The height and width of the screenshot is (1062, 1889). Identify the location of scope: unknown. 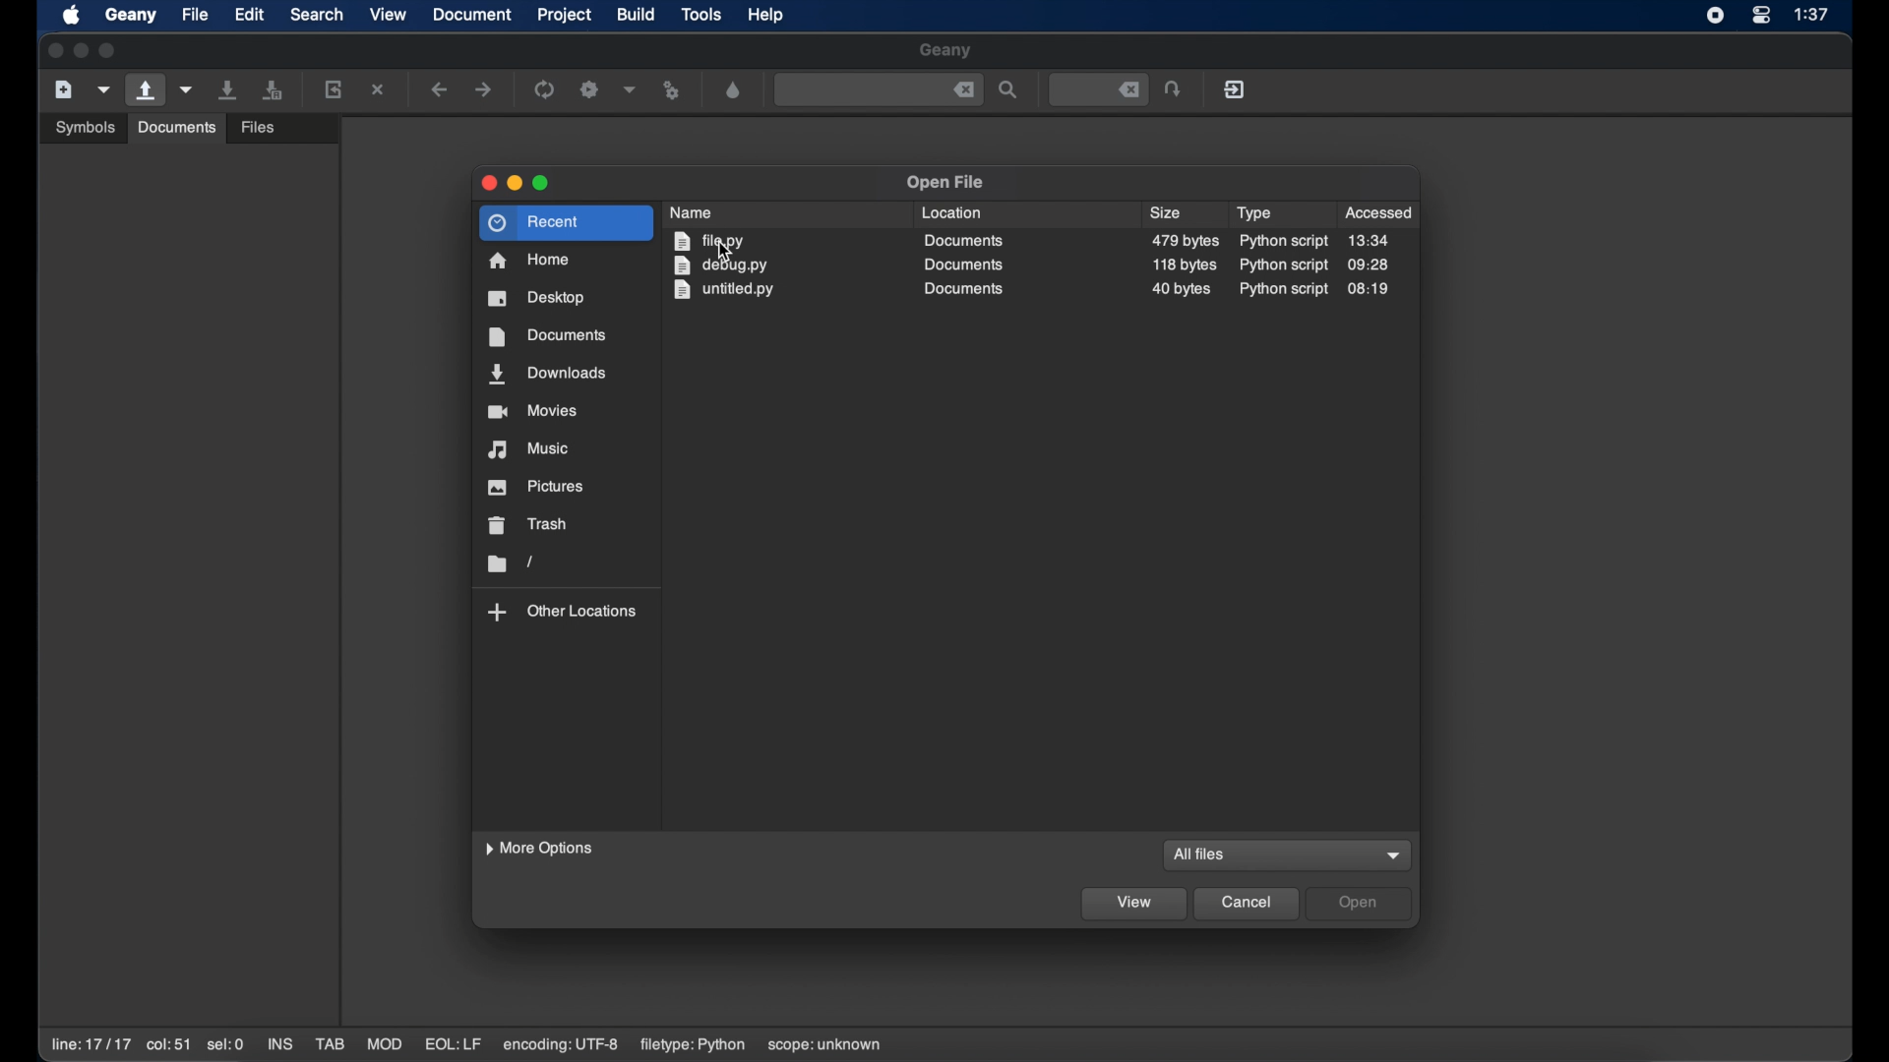
(825, 1046).